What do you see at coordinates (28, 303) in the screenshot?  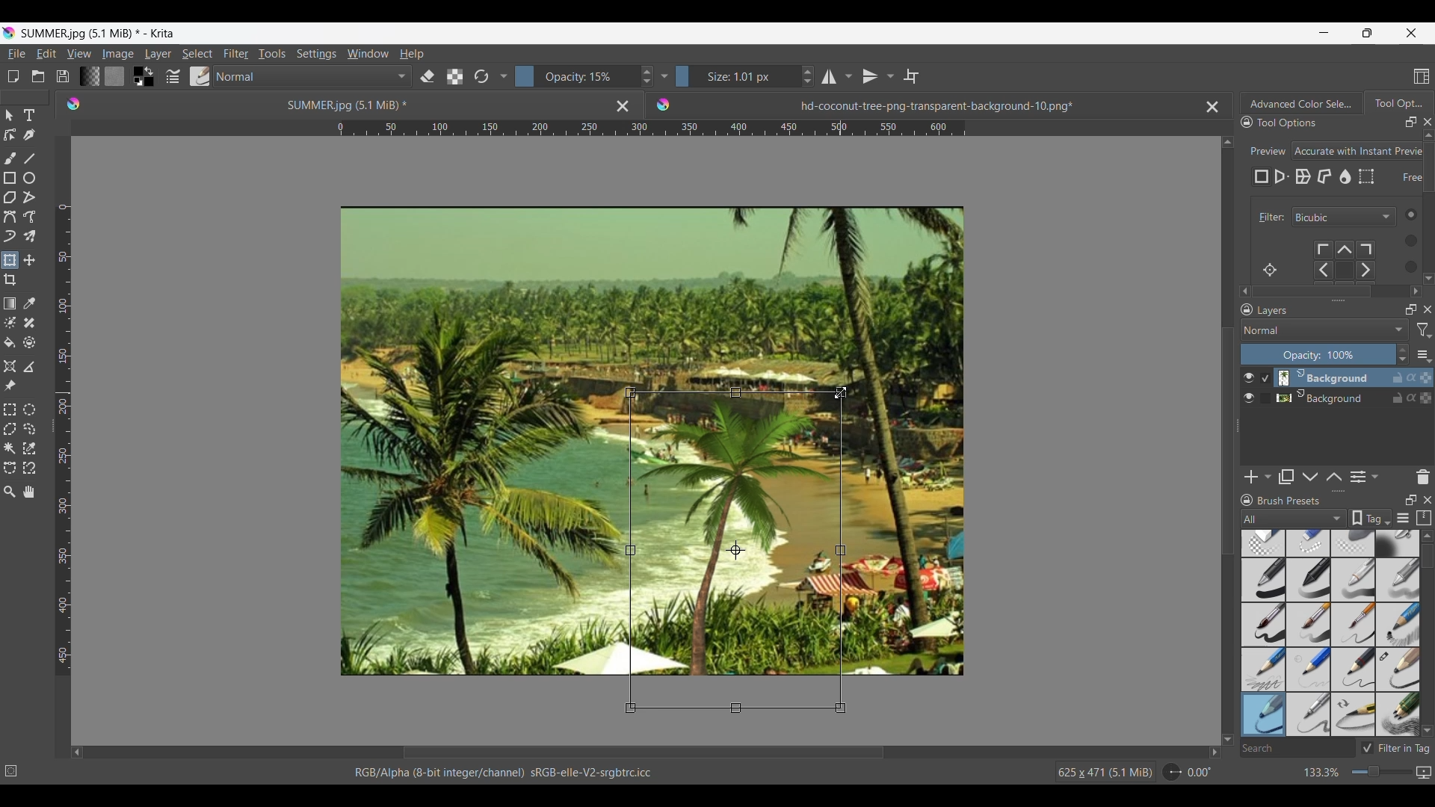 I see `Color picker tool` at bounding box center [28, 303].